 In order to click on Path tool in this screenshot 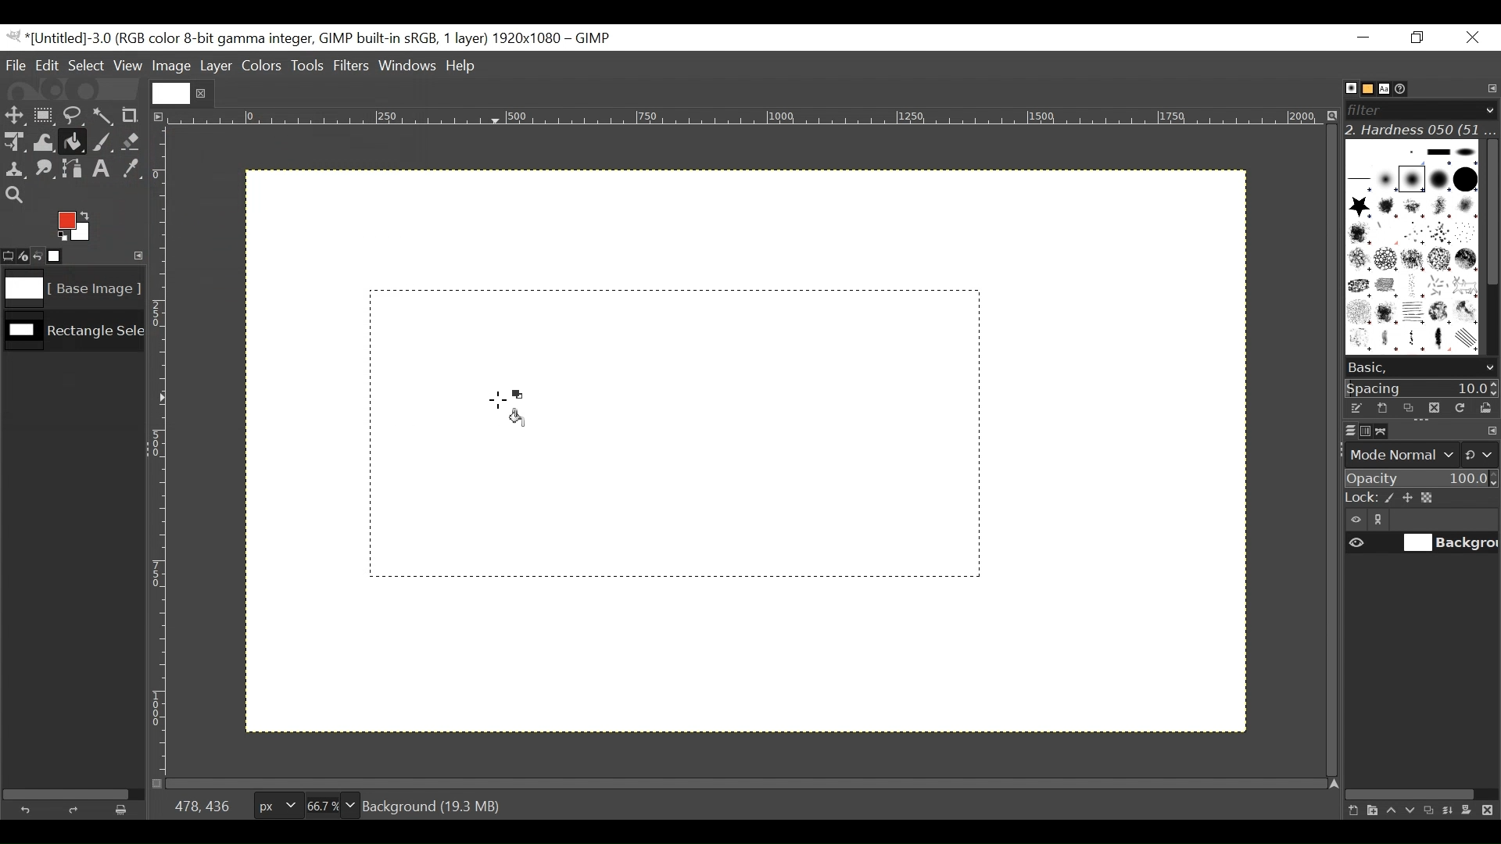, I will do `click(74, 169)`.